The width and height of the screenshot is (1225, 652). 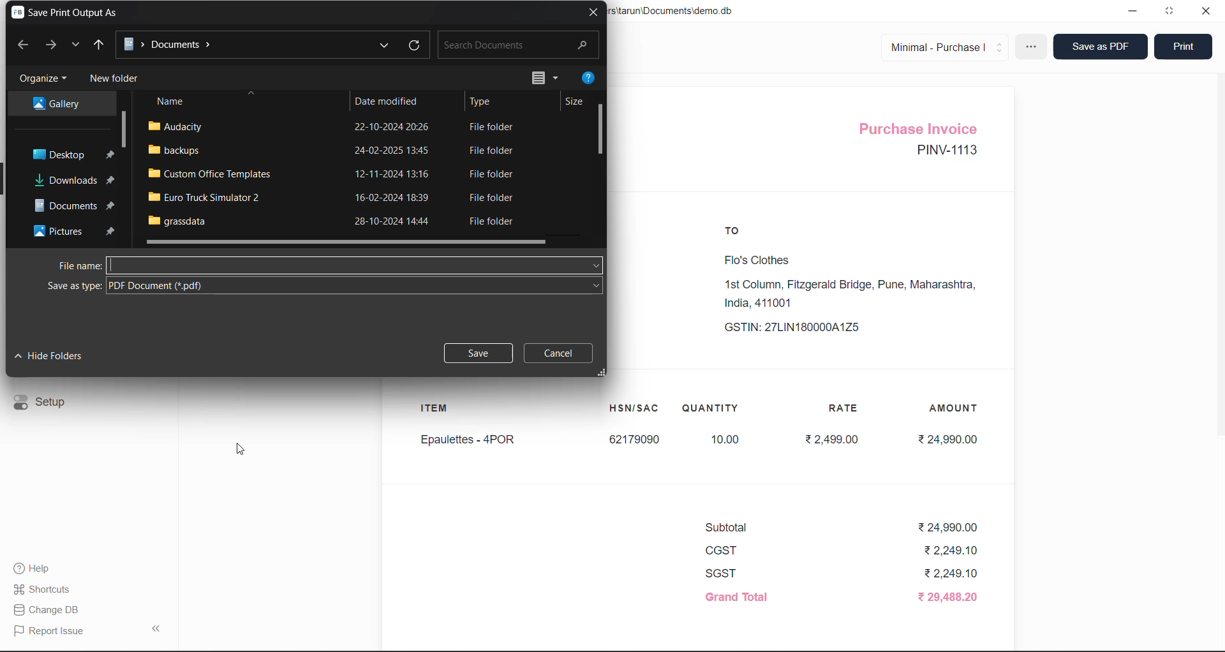 I want to click on help, so click(x=590, y=80).